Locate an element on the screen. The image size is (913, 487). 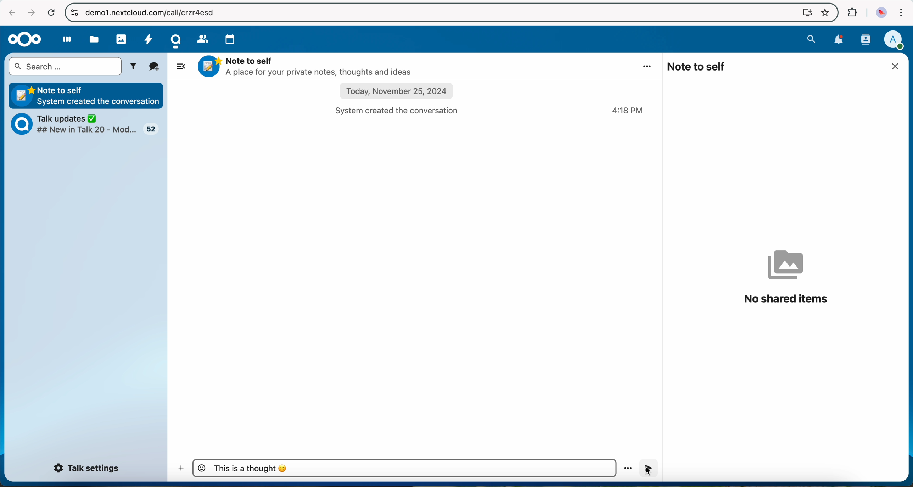
close window is located at coordinates (897, 66).